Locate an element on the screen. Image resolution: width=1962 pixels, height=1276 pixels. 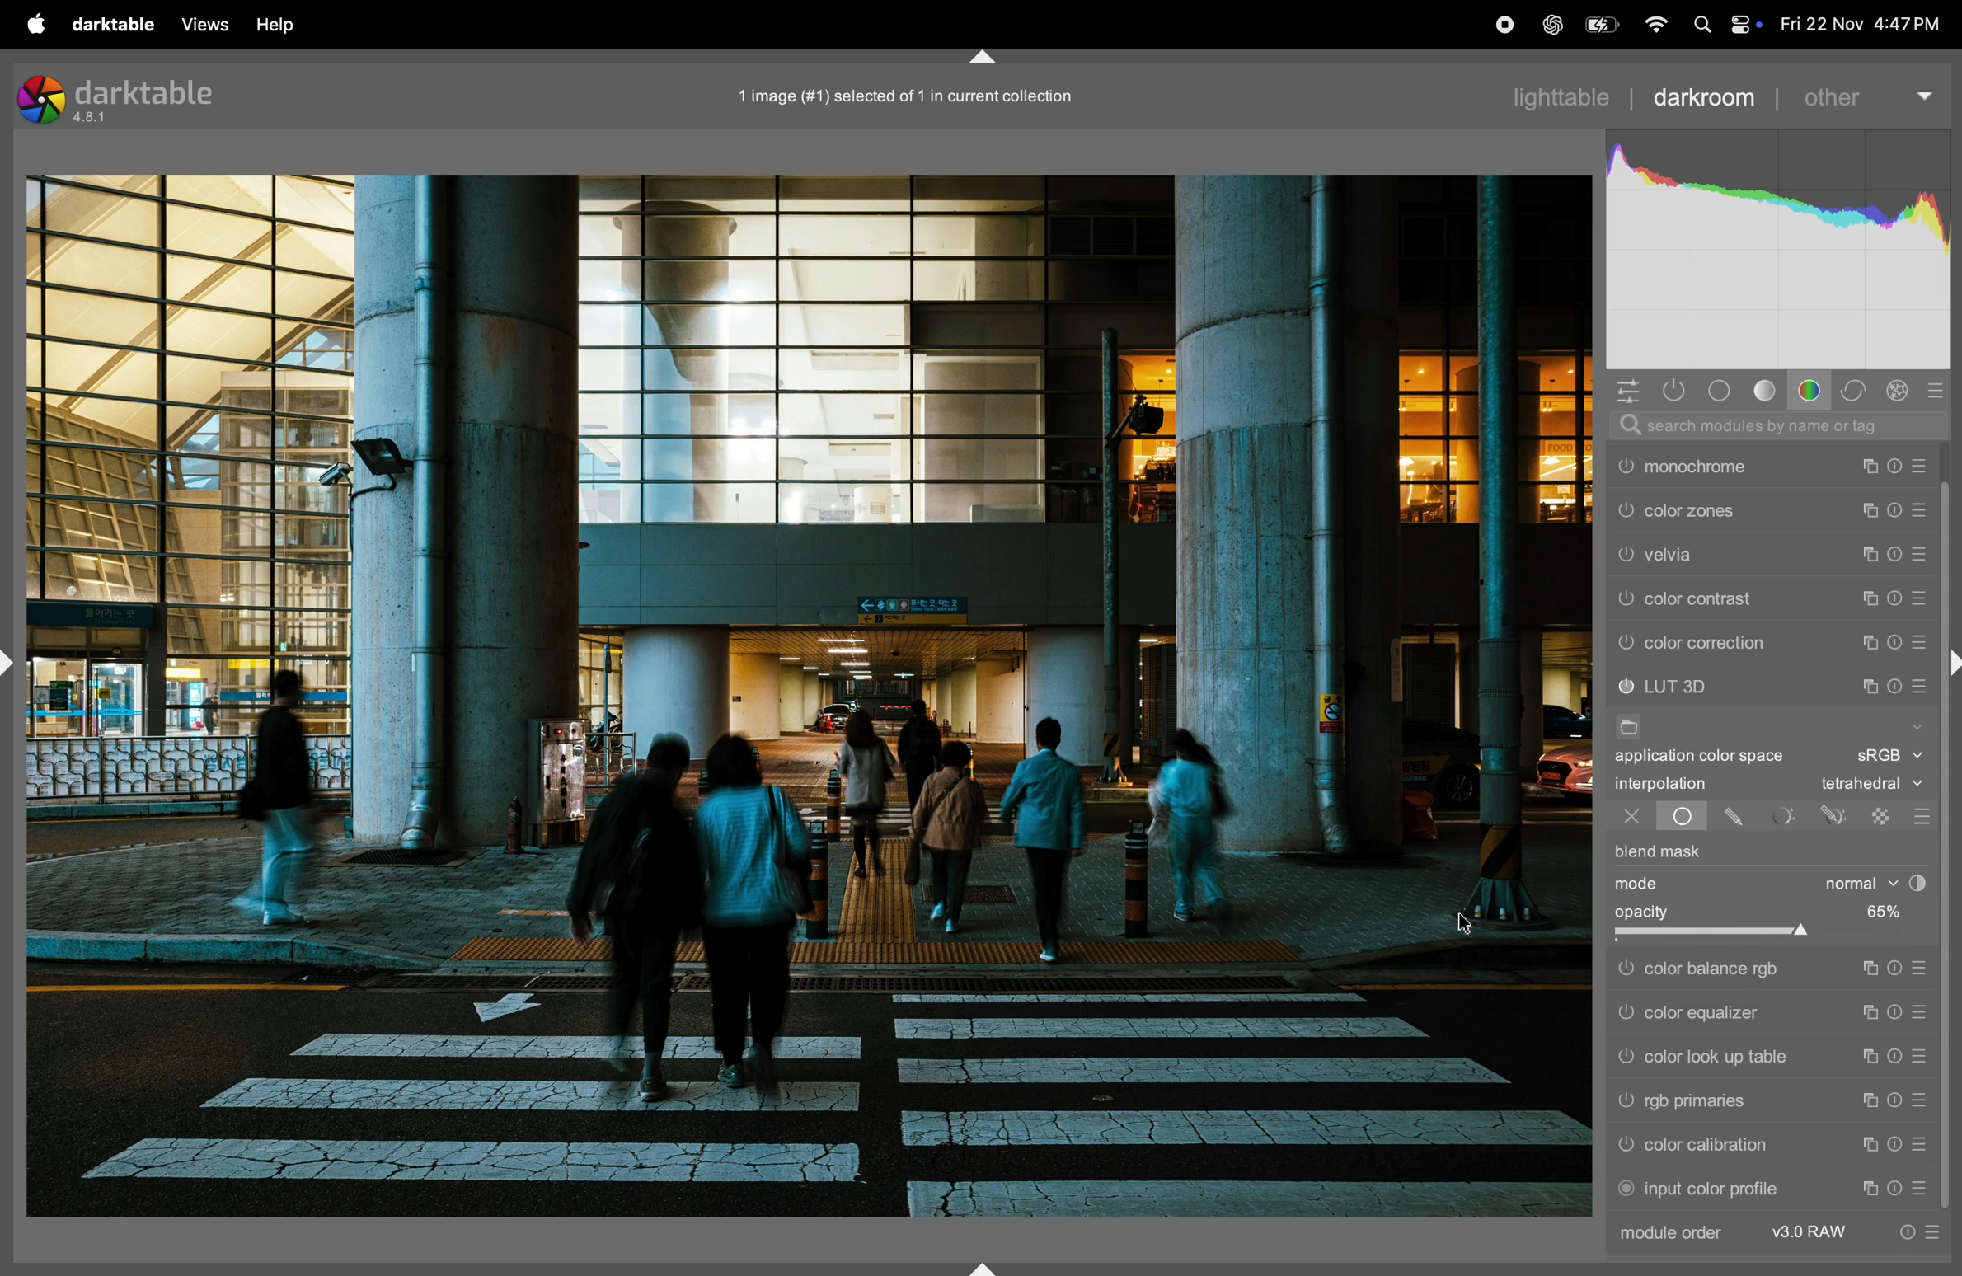
presets is located at coordinates (1922, 966).